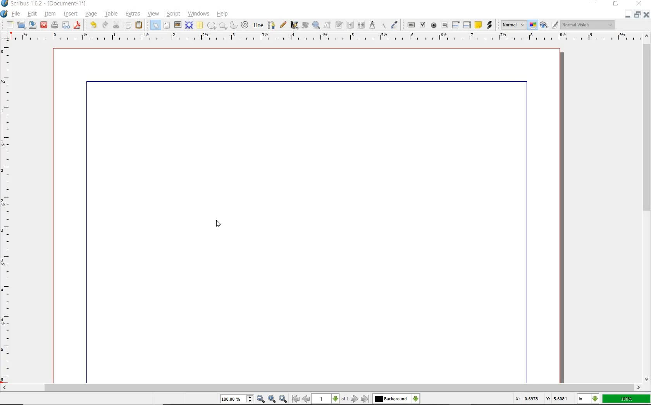 The height and width of the screenshot is (405, 651). I want to click on first, so click(295, 399).